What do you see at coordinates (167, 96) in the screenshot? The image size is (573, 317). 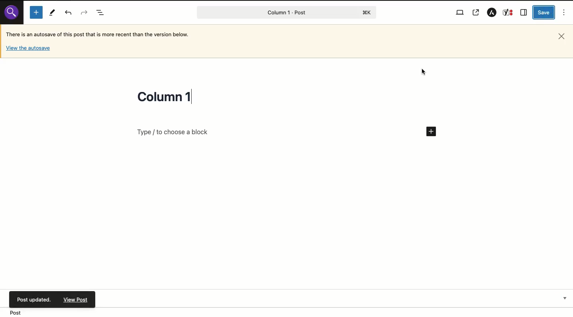 I see ` Change` at bounding box center [167, 96].